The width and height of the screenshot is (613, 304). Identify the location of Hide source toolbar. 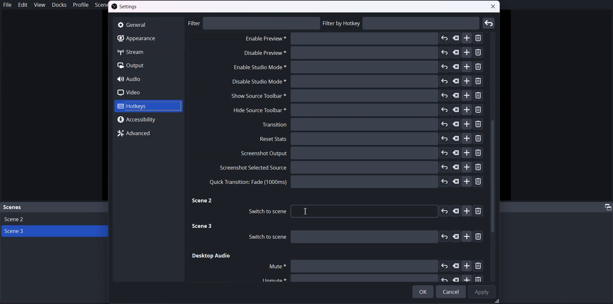
(355, 110).